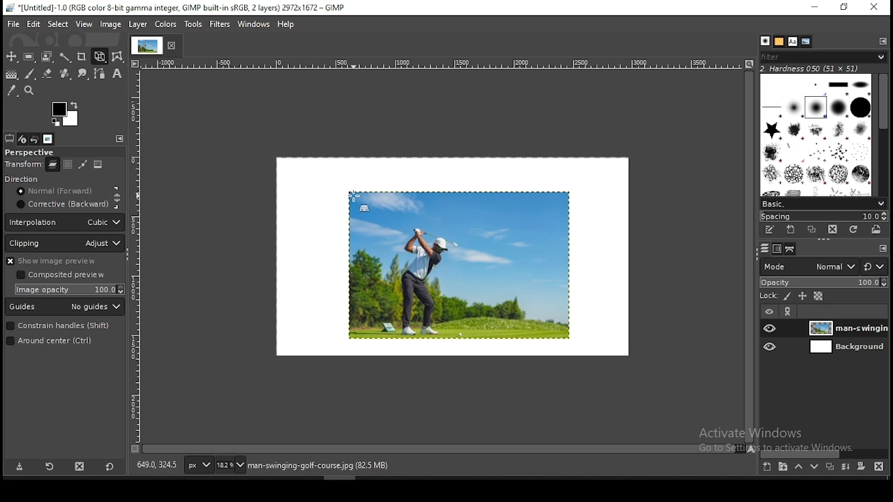  What do you see at coordinates (84, 165) in the screenshot?
I see `selection` at bounding box center [84, 165].